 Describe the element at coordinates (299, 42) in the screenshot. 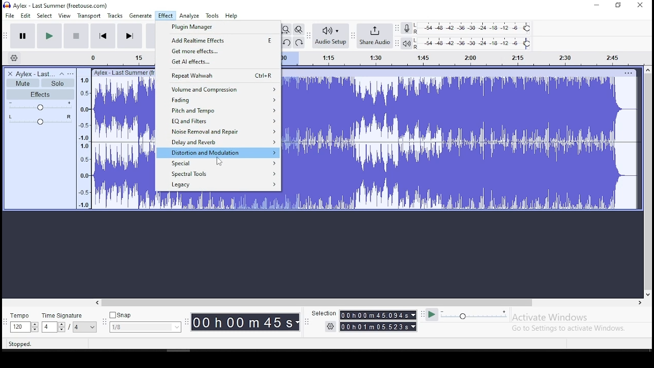

I see `redo` at that location.